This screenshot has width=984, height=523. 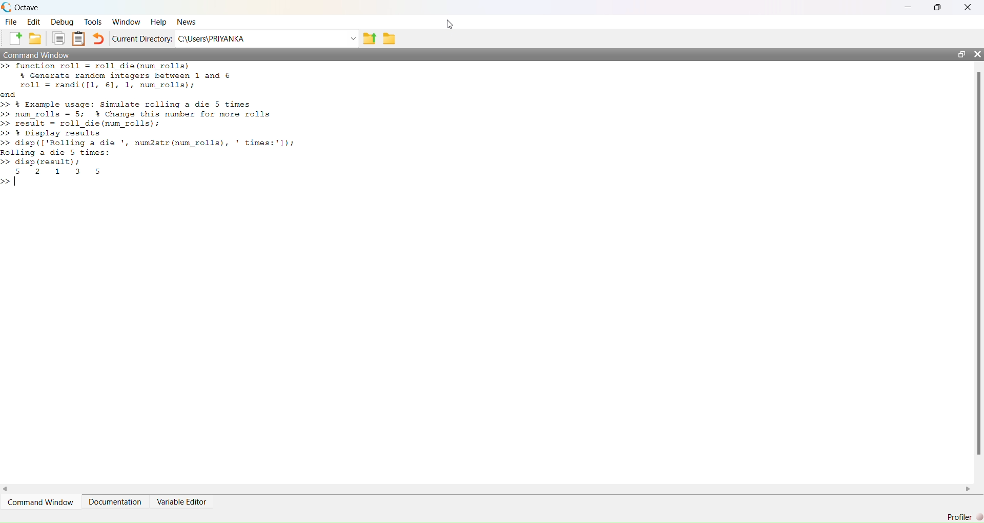 What do you see at coordinates (369, 38) in the screenshot?
I see `share folder` at bounding box center [369, 38].